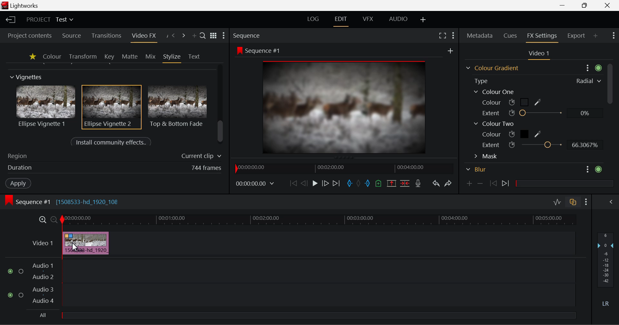 The height and width of the screenshot is (325, 619). What do you see at coordinates (447, 183) in the screenshot?
I see `Redo` at bounding box center [447, 183].